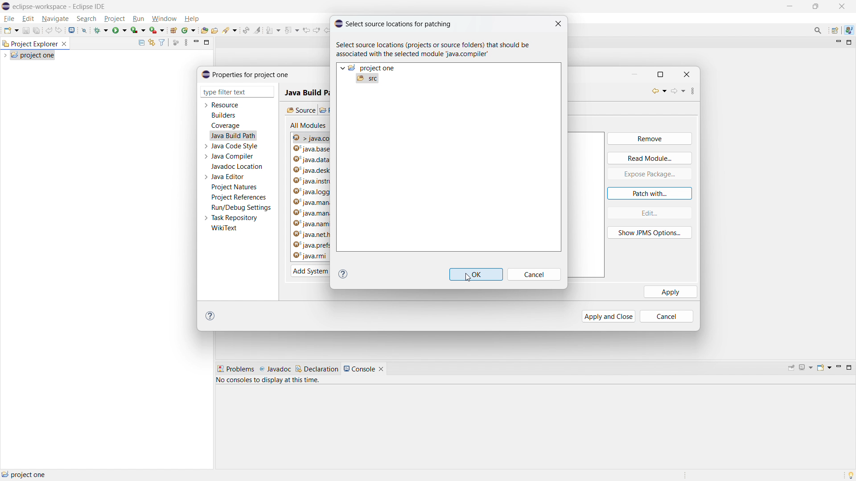 This screenshot has height=481, width=856. What do you see at coordinates (317, 369) in the screenshot?
I see `declaration` at bounding box center [317, 369].